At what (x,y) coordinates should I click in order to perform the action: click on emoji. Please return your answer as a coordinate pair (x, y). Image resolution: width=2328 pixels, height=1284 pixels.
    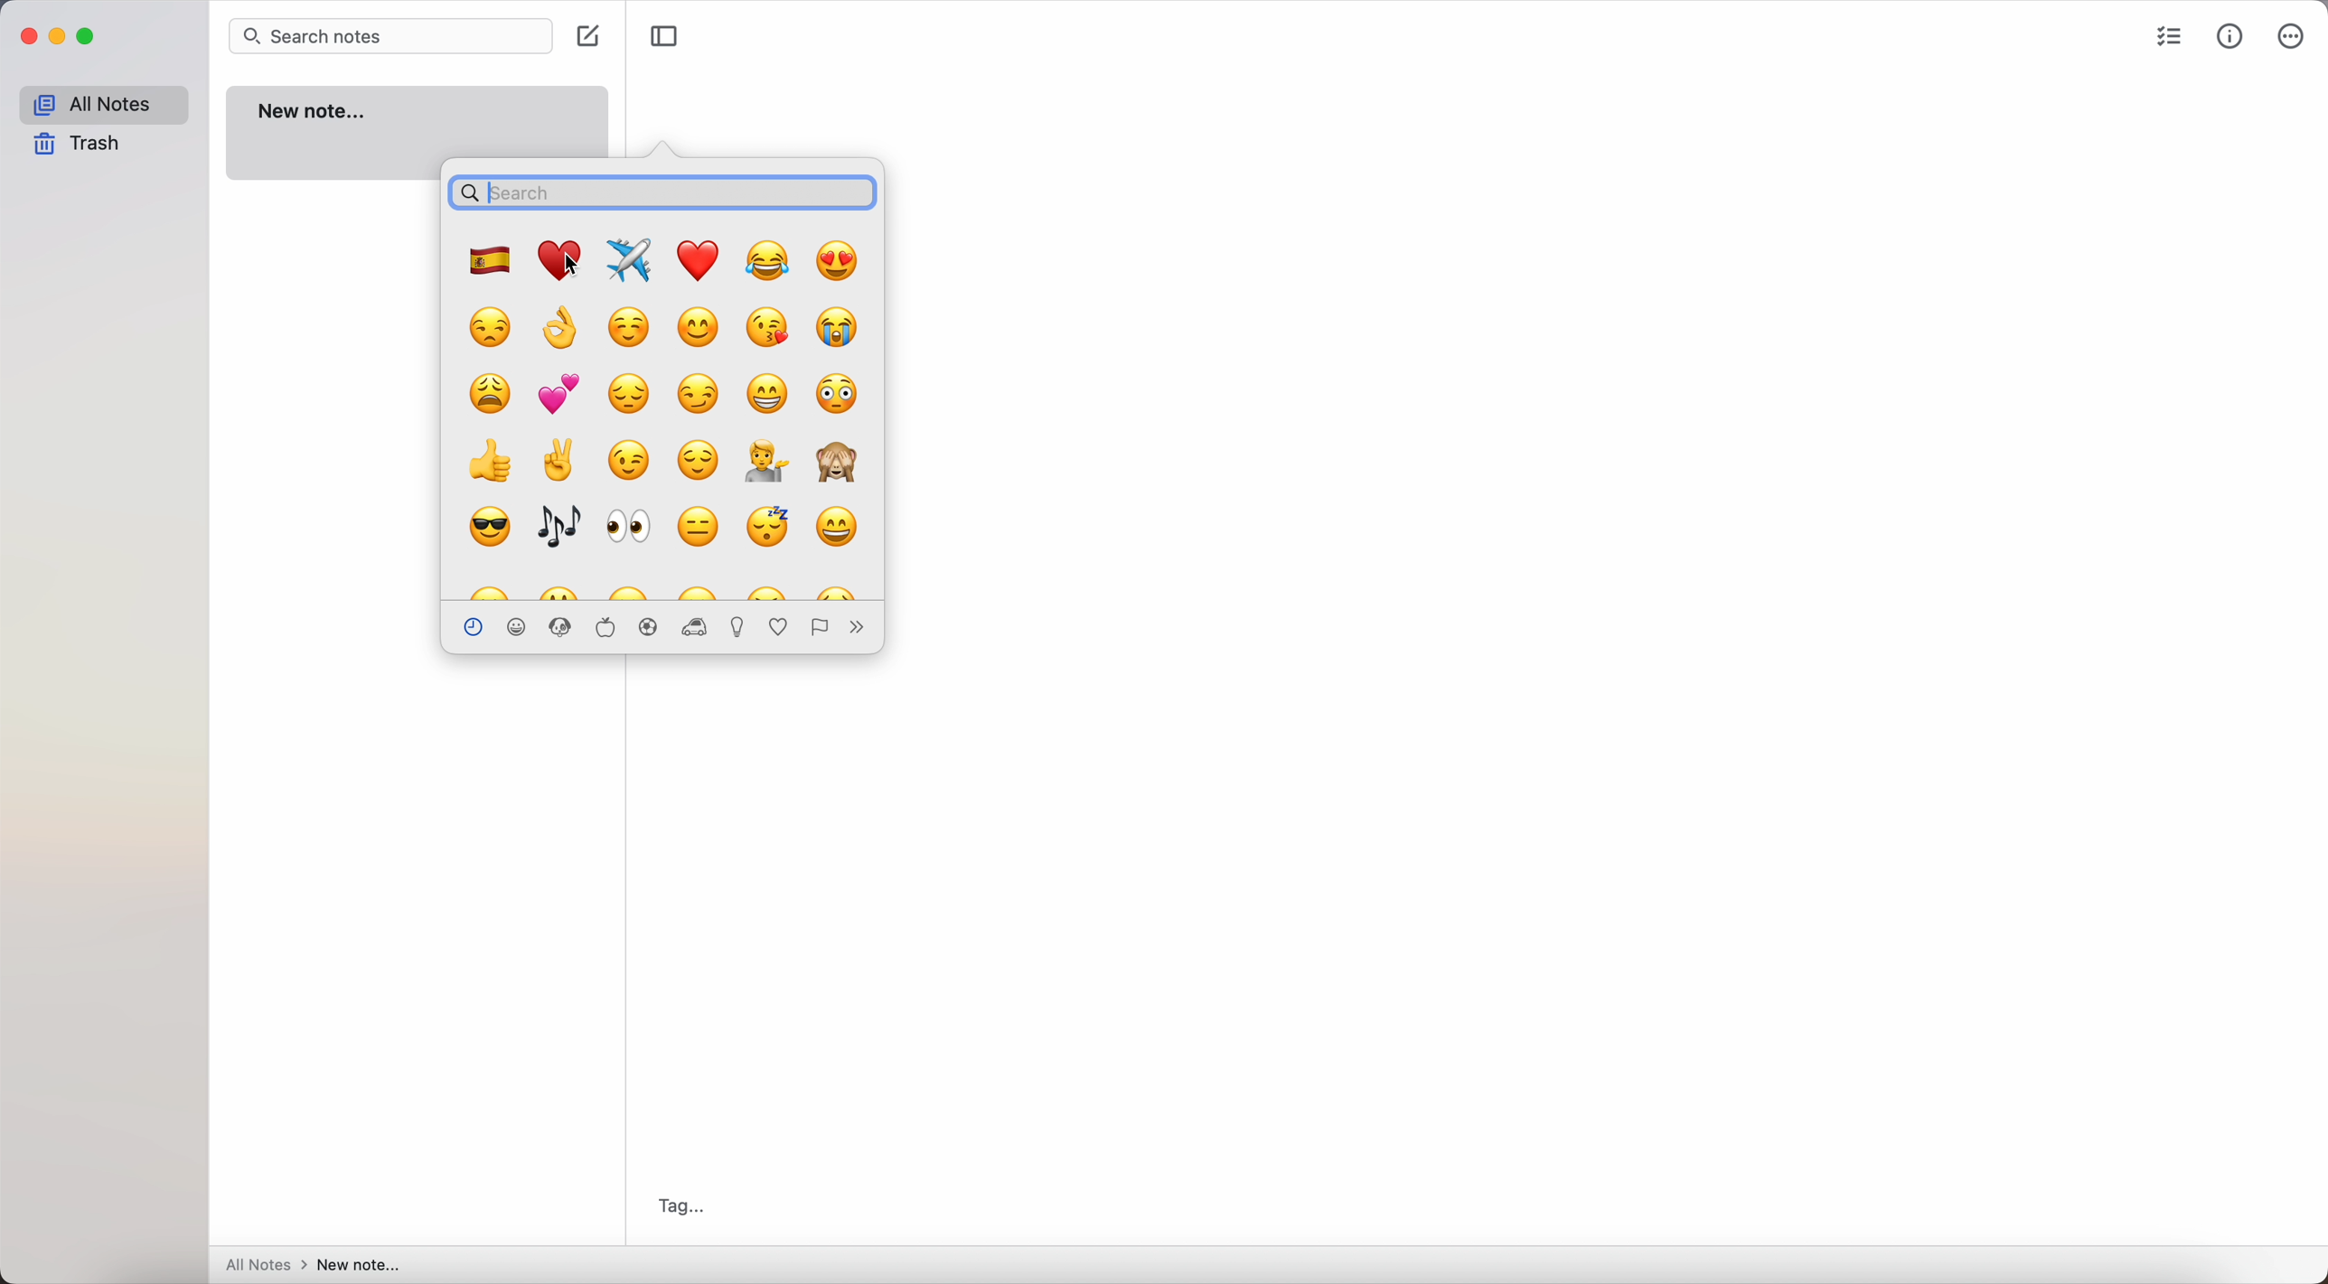
    Looking at the image, I should click on (701, 590).